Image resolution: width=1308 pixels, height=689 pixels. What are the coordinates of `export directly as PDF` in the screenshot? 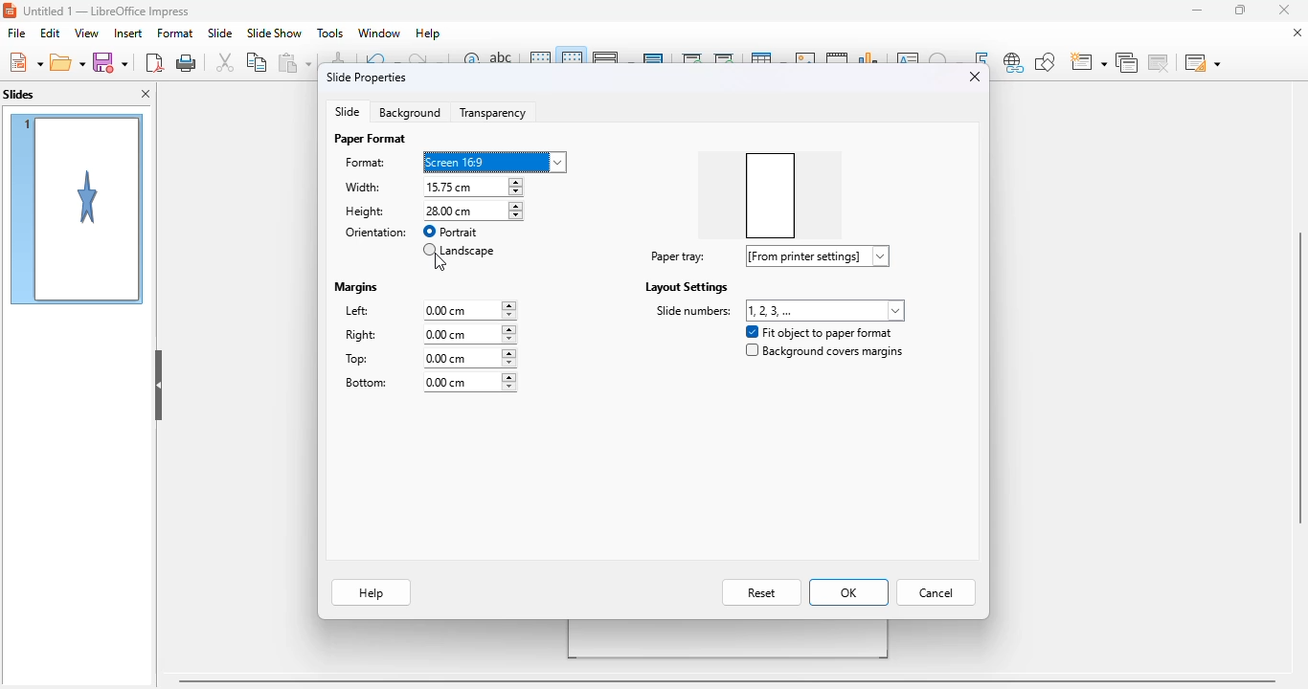 It's located at (154, 61).